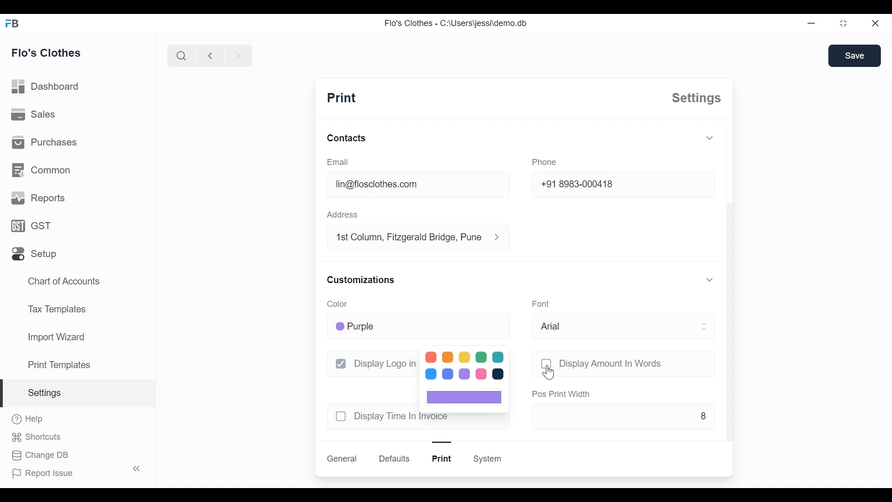 Image resolution: width=892 pixels, height=502 pixels. What do you see at coordinates (419, 184) in the screenshot?
I see `lin@floclothes.com` at bounding box center [419, 184].